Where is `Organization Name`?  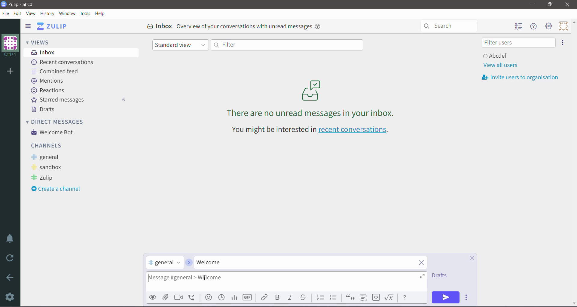 Organization Name is located at coordinates (10, 45).